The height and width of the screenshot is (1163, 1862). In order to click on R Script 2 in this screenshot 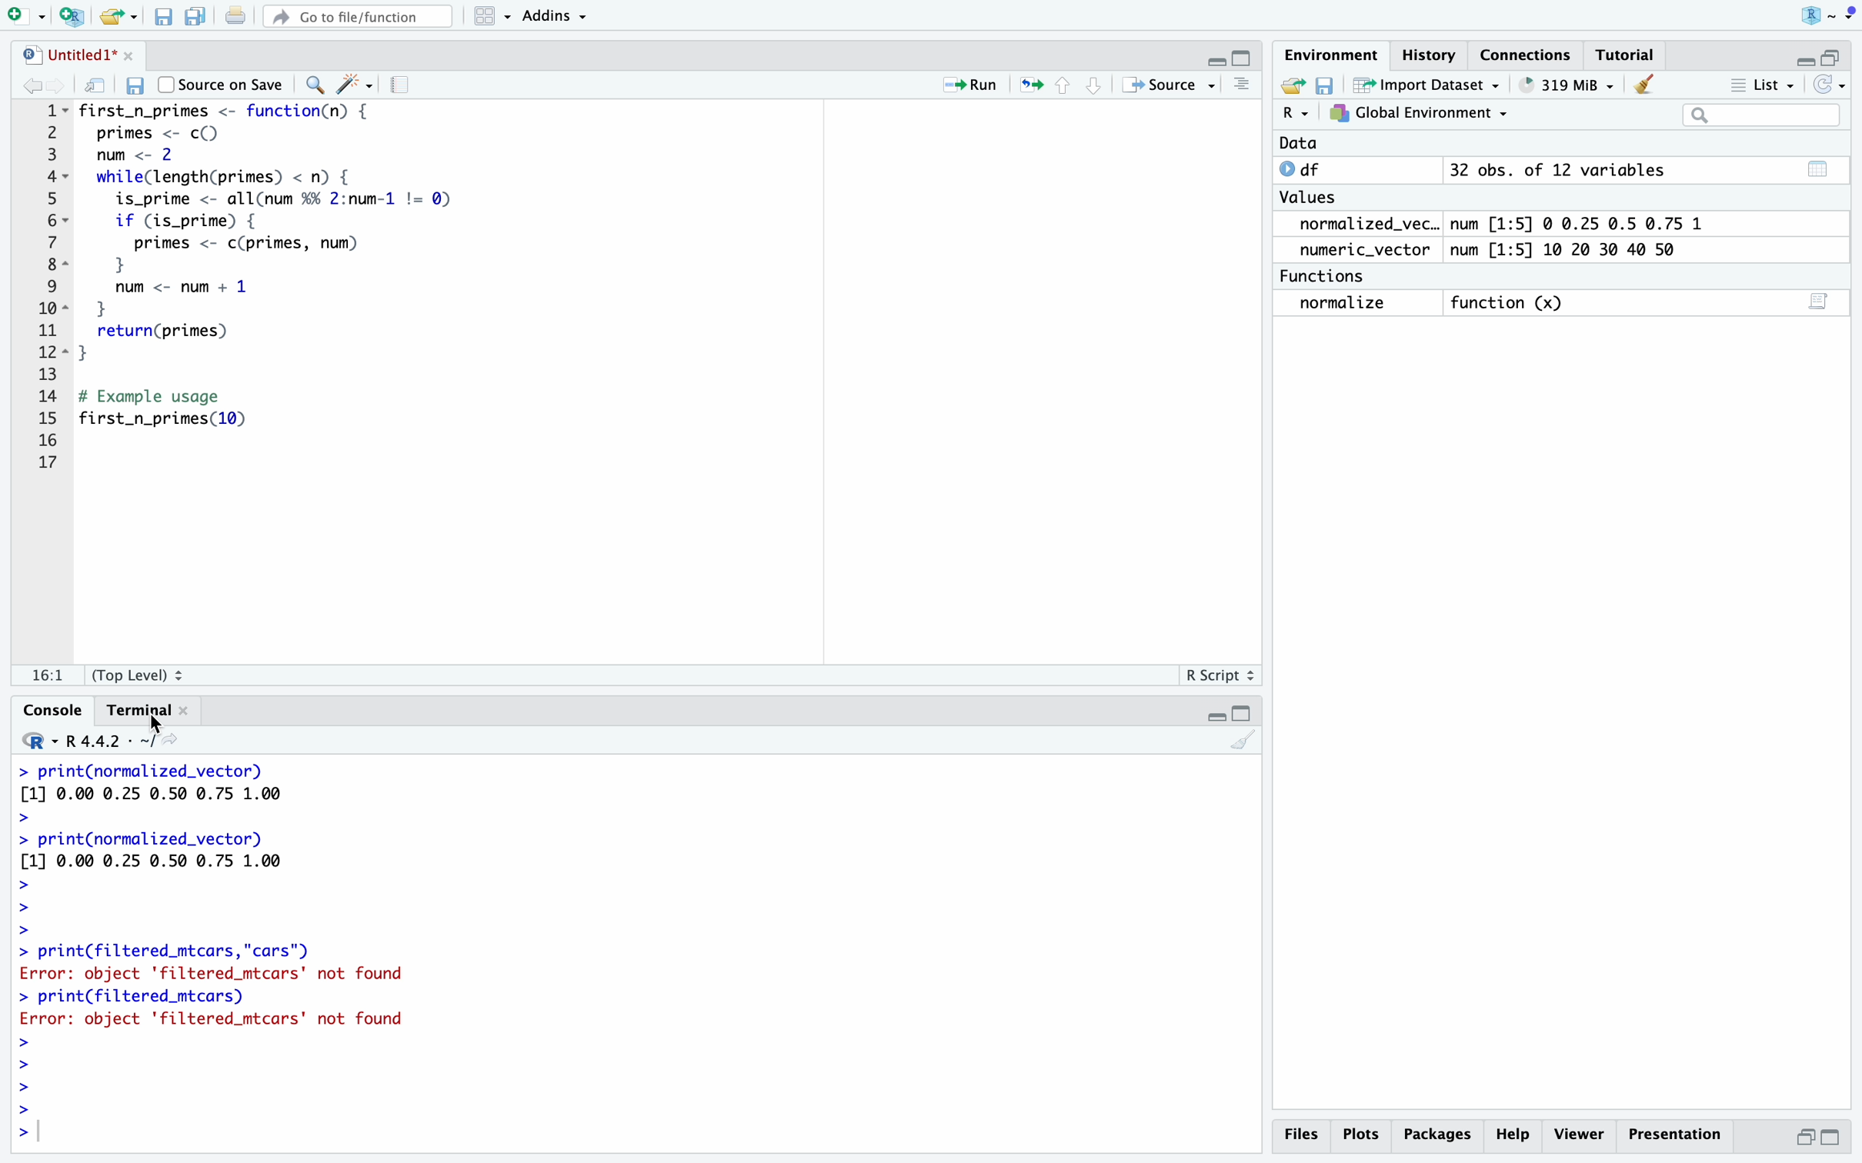, I will do `click(1219, 672)`.